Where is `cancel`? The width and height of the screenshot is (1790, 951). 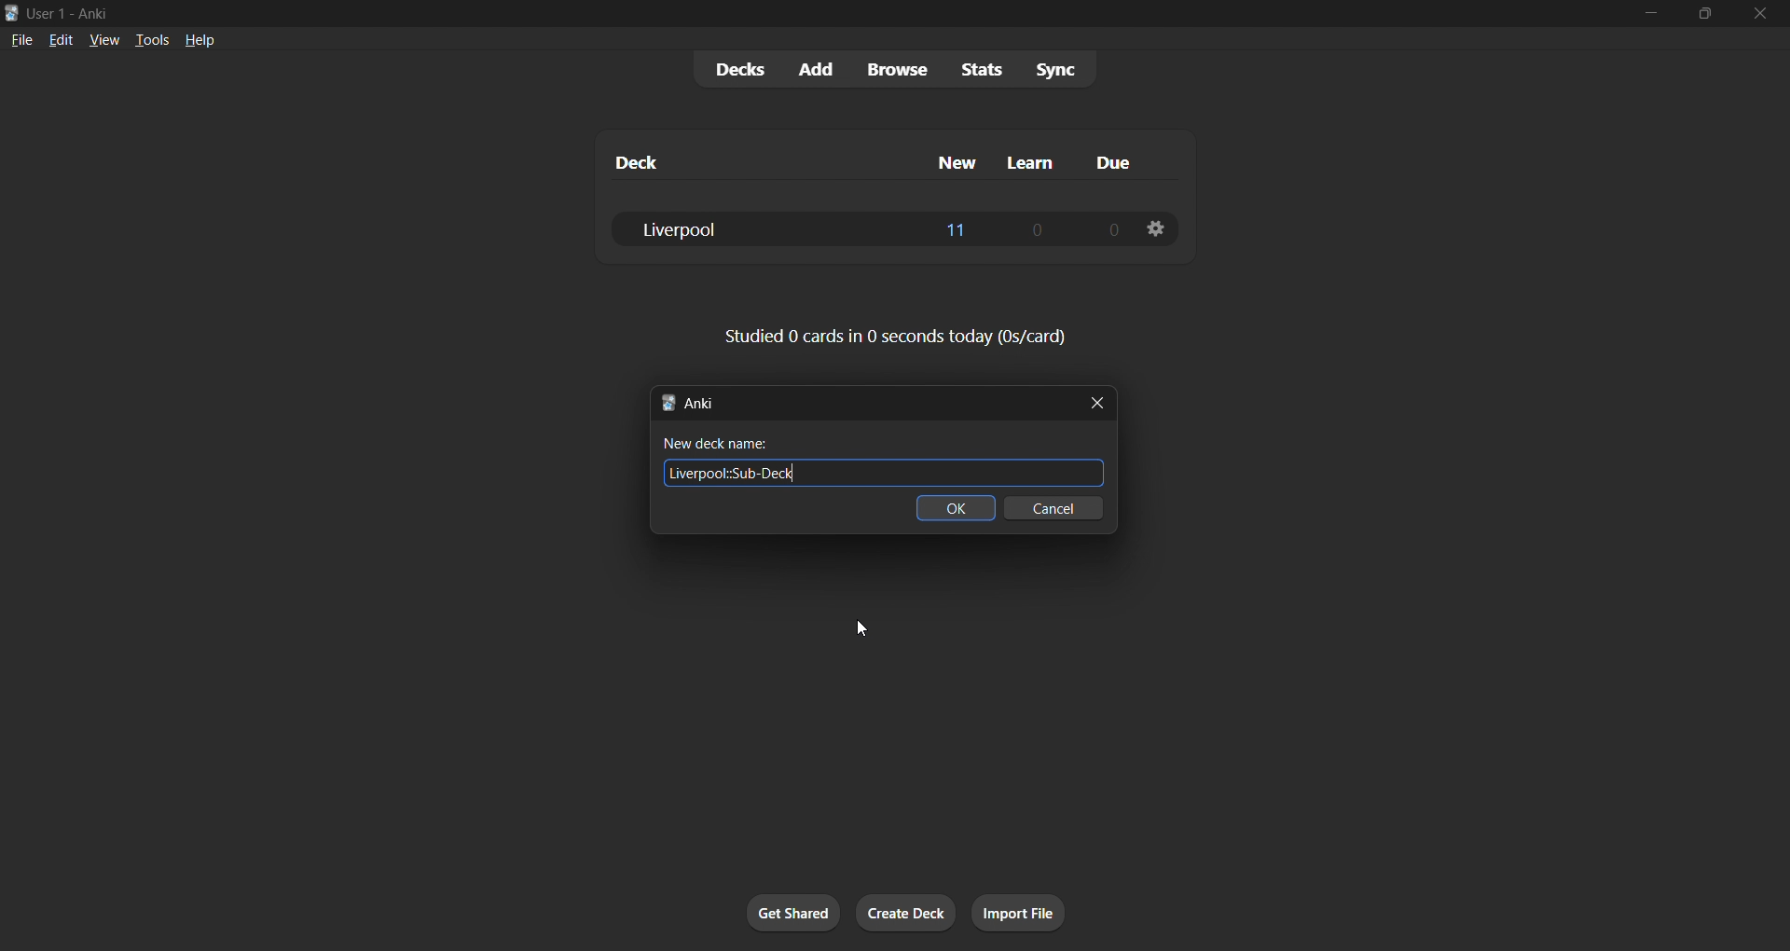
cancel is located at coordinates (1053, 509).